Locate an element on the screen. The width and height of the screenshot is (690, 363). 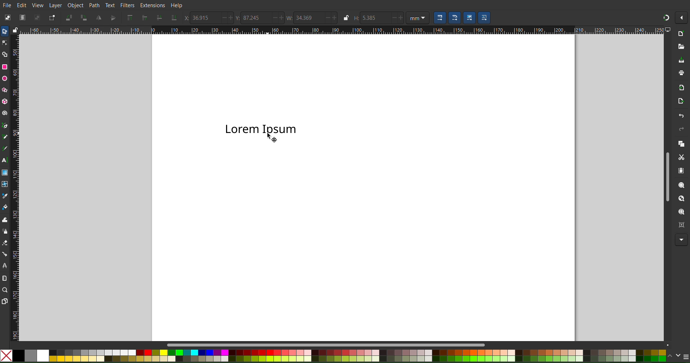
Cursor is located at coordinates (268, 140).